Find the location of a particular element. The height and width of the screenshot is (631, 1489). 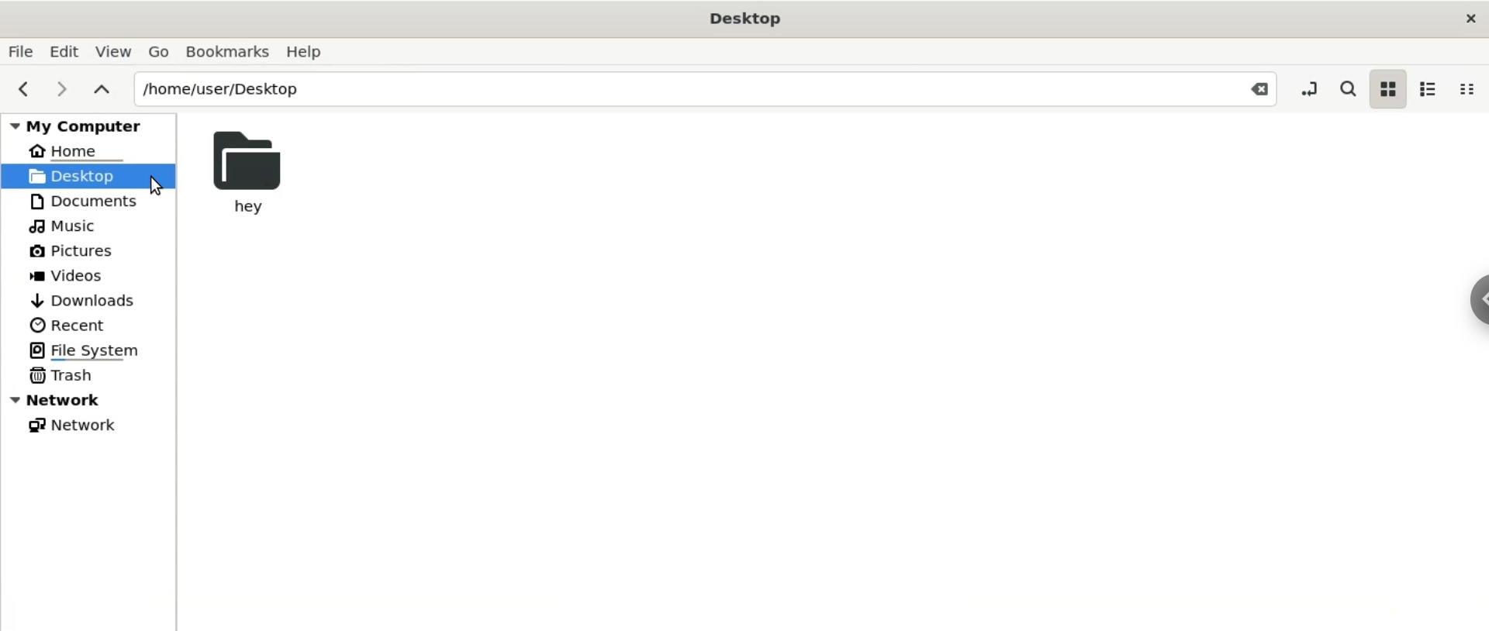

icon view is located at coordinates (1391, 91).